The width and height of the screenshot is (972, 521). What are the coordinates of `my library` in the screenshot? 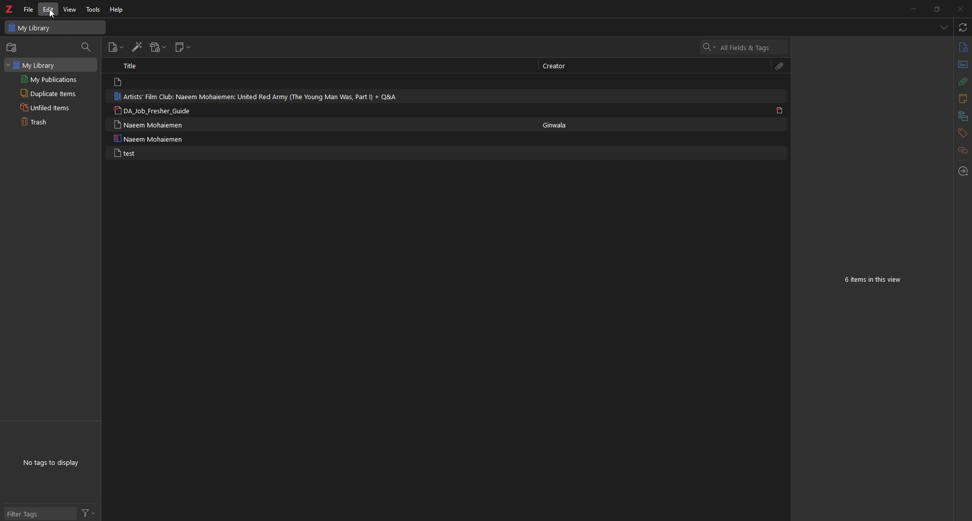 It's located at (55, 28).